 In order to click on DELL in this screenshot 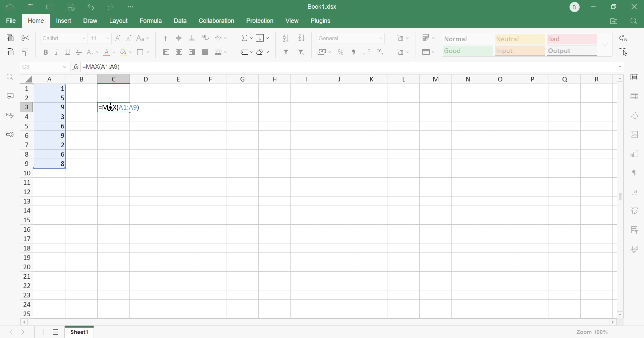, I will do `click(575, 8)`.